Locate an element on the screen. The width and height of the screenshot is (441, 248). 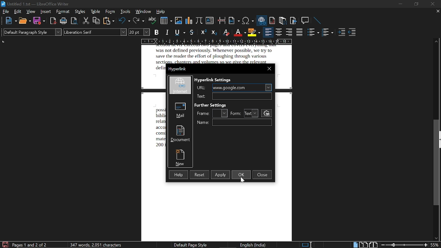
help is located at coordinates (161, 12).